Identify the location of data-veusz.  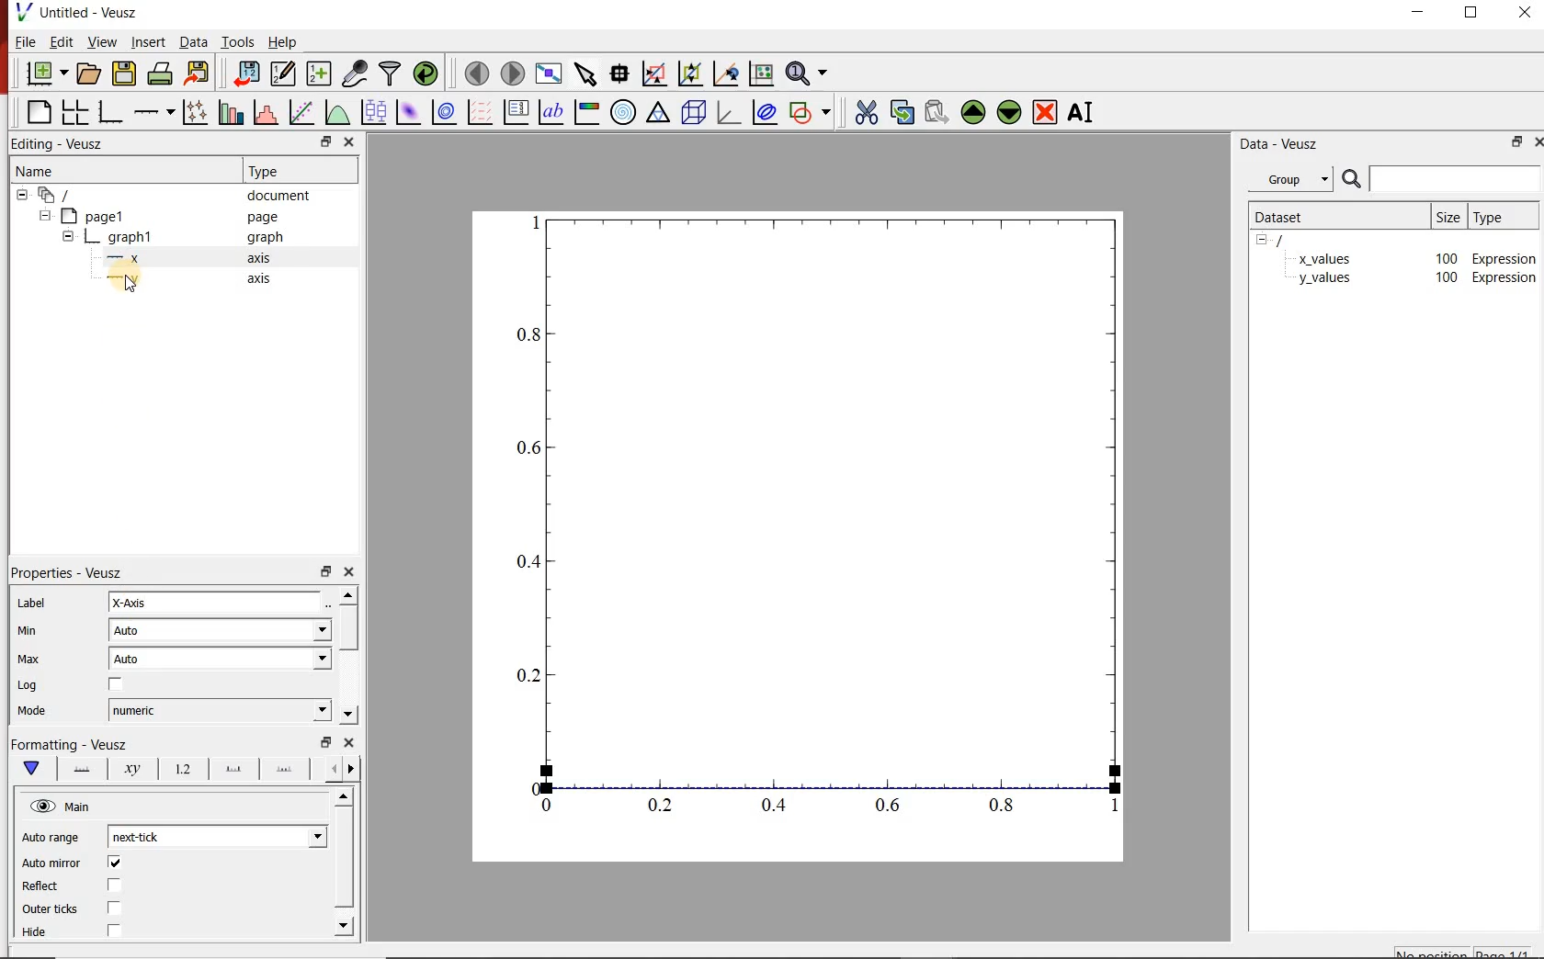
(1280, 146).